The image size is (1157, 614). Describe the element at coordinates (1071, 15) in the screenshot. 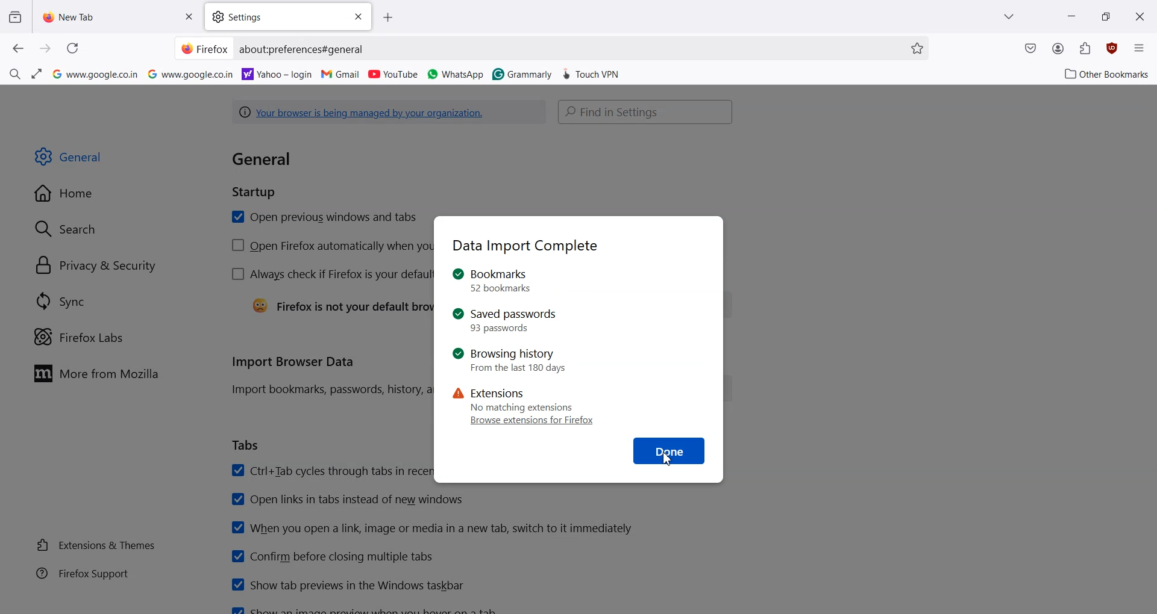

I see `Minimize` at that location.